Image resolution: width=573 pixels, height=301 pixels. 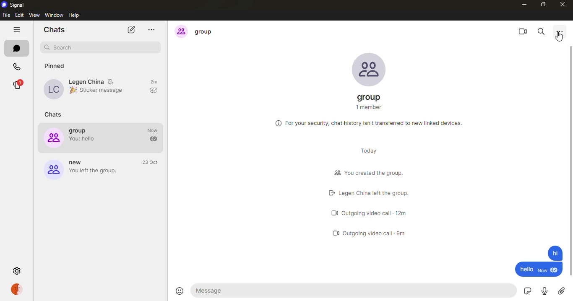 I want to click on message, so click(x=352, y=290).